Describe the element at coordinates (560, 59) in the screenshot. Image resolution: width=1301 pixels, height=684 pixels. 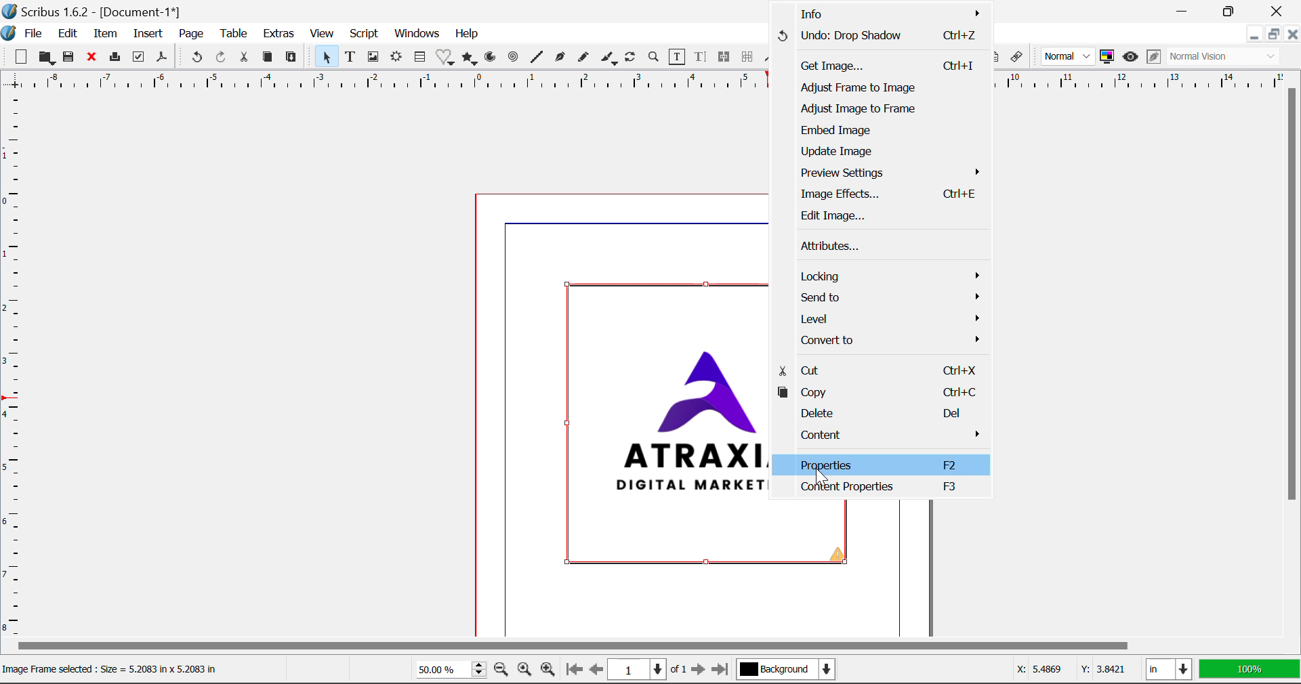
I see `Bezier Curve` at that location.